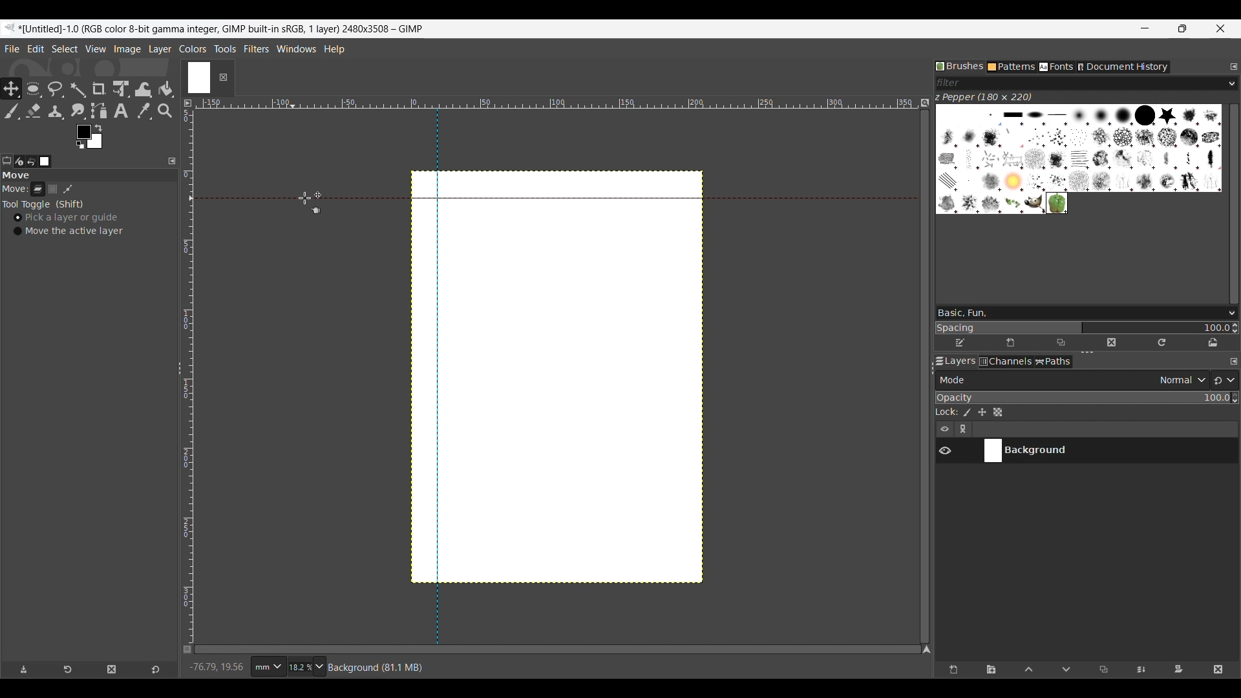 This screenshot has height=698, width=1241. What do you see at coordinates (1233, 361) in the screenshot?
I see `Configure this tab` at bounding box center [1233, 361].